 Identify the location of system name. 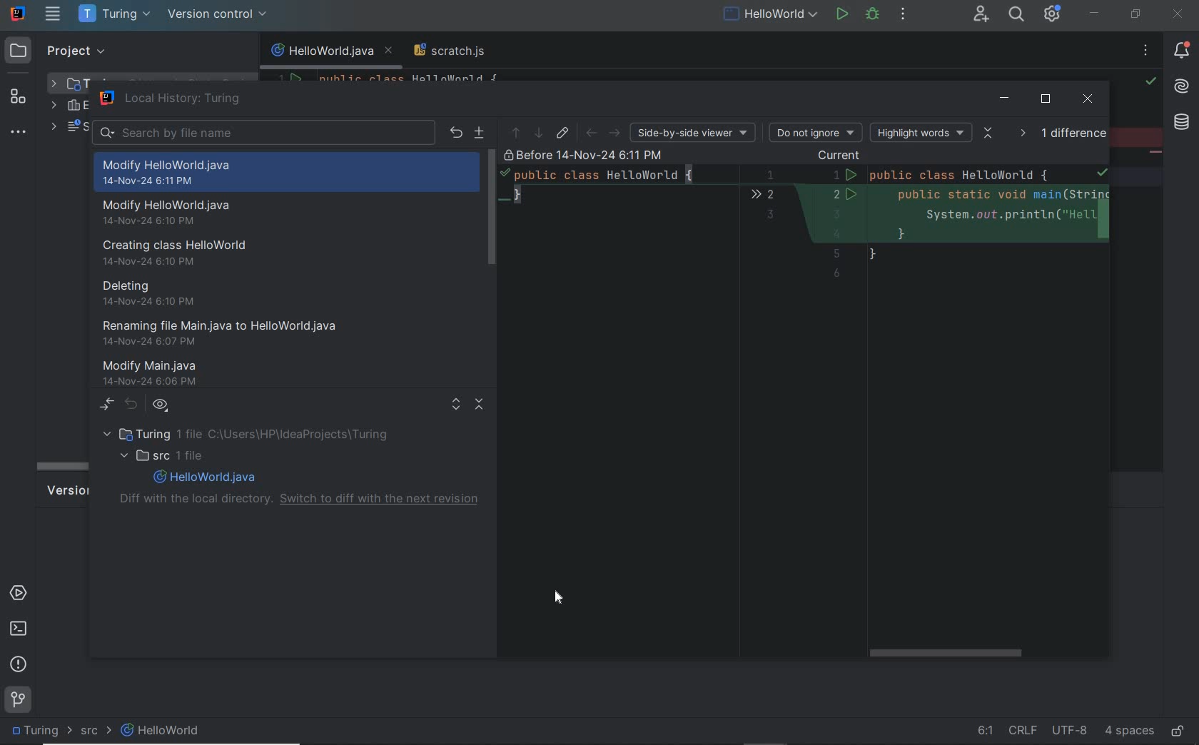
(16, 14).